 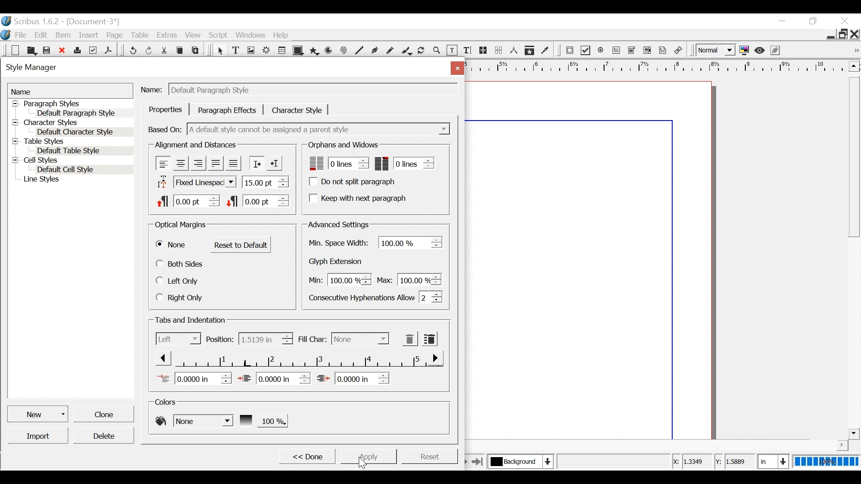 What do you see at coordinates (422, 51) in the screenshot?
I see `Rotate` at bounding box center [422, 51].